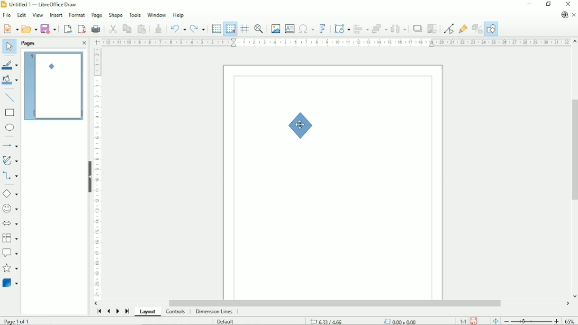 This screenshot has width=578, height=325. Describe the element at coordinates (21, 15) in the screenshot. I see `Edit` at that location.